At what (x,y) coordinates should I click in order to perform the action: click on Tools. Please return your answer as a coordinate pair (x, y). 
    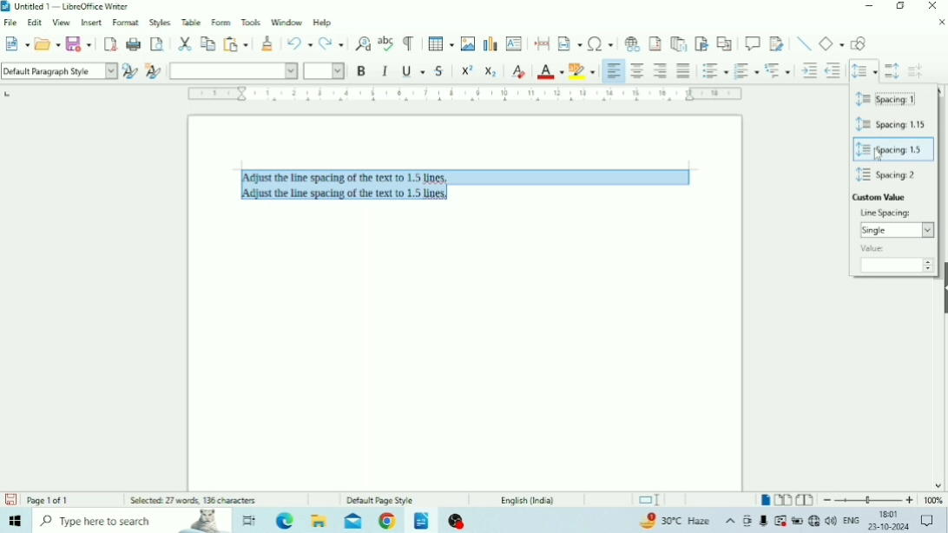
    Looking at the image, I should click on (253, 21).